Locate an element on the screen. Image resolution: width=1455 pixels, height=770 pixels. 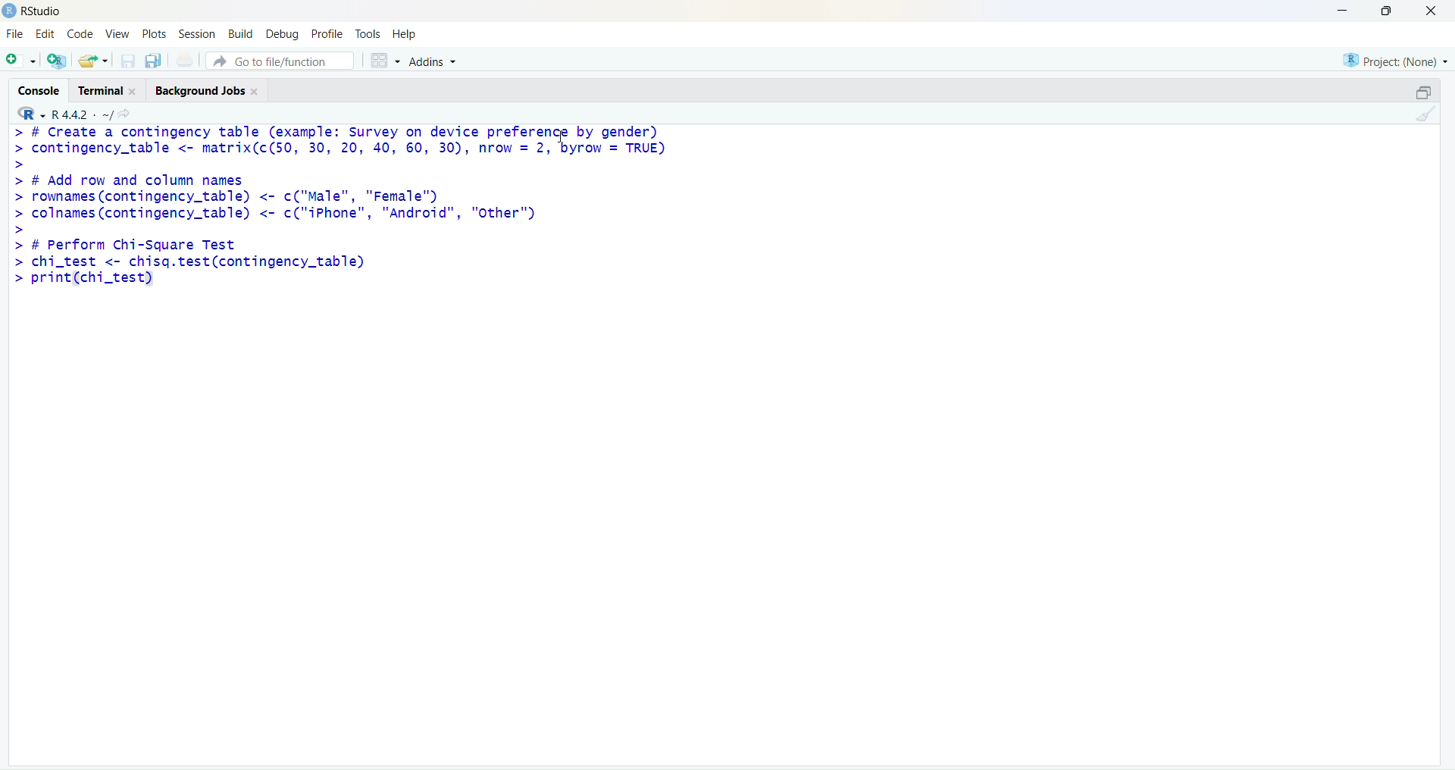
File is located at coordinates (16, 33).